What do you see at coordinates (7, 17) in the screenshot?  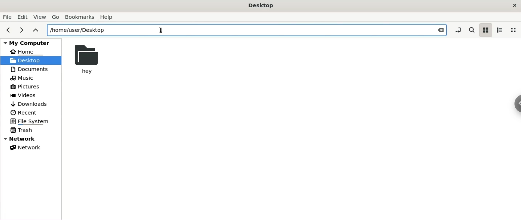 I see `file` at bounding box center [7, 17].